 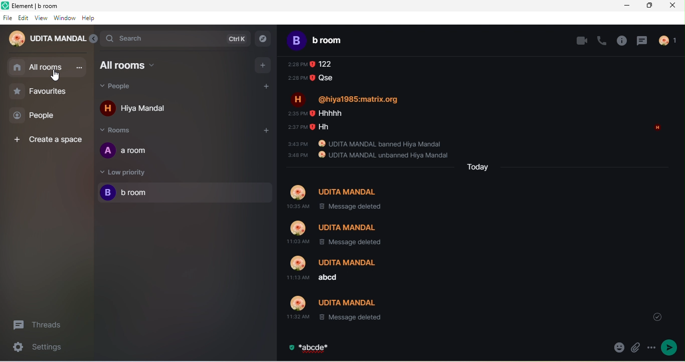 I want to click on window, so click(x=65, y=19).